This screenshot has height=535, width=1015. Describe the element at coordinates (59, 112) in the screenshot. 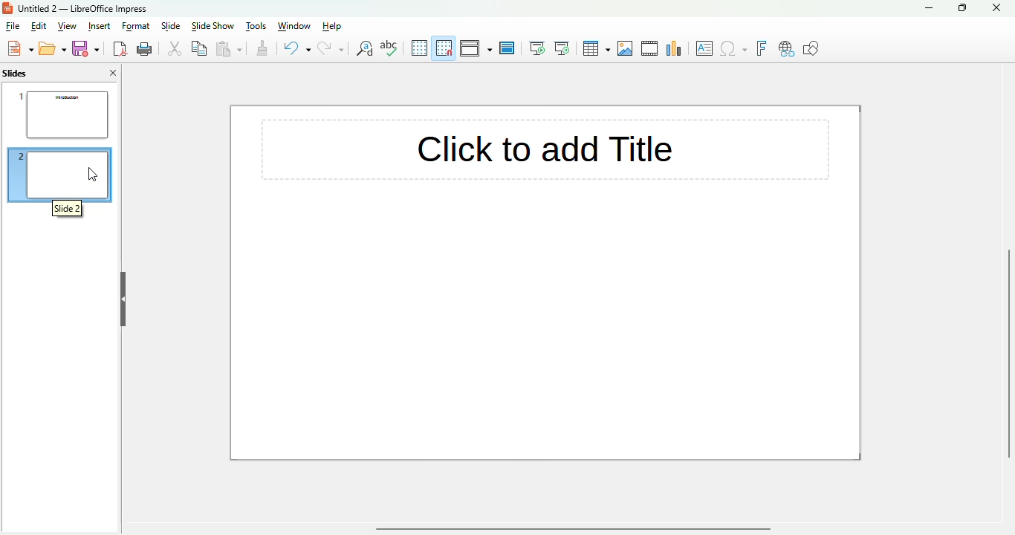

I see `slide 1 selected` at that location.